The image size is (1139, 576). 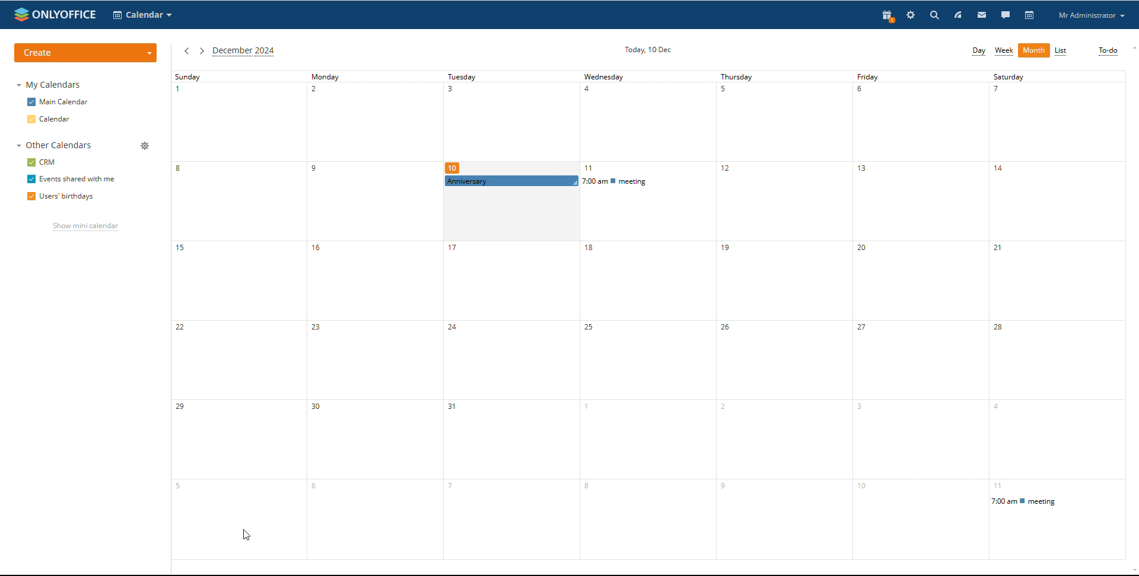 What do you see at coordinates (54, 14) in the screenshot?
I see `logo` at bounding box center [54, 14].